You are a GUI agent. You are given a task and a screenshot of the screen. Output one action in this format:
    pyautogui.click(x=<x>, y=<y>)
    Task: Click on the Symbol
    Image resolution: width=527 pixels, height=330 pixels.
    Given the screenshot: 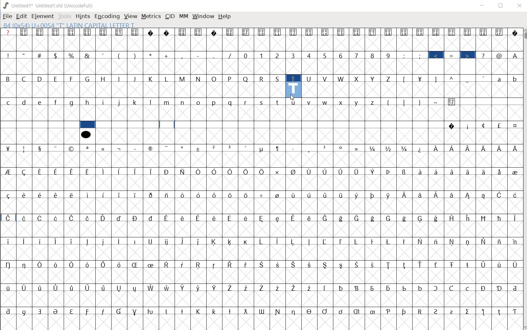 What is the action you would take?
    pyautogui.click(x=514, y=148)
    